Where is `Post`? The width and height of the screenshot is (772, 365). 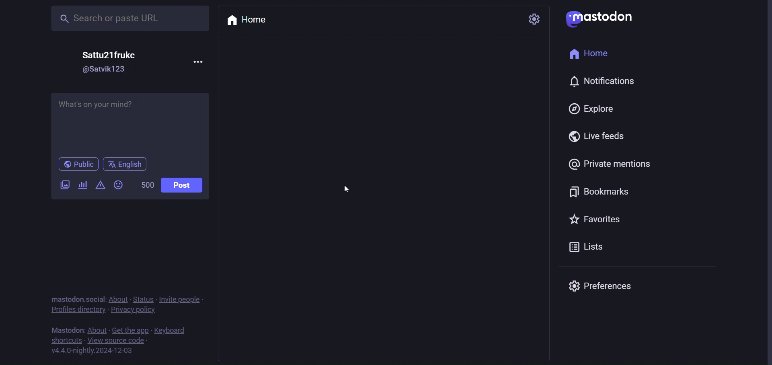 Post is located at coordinates (182, 185).